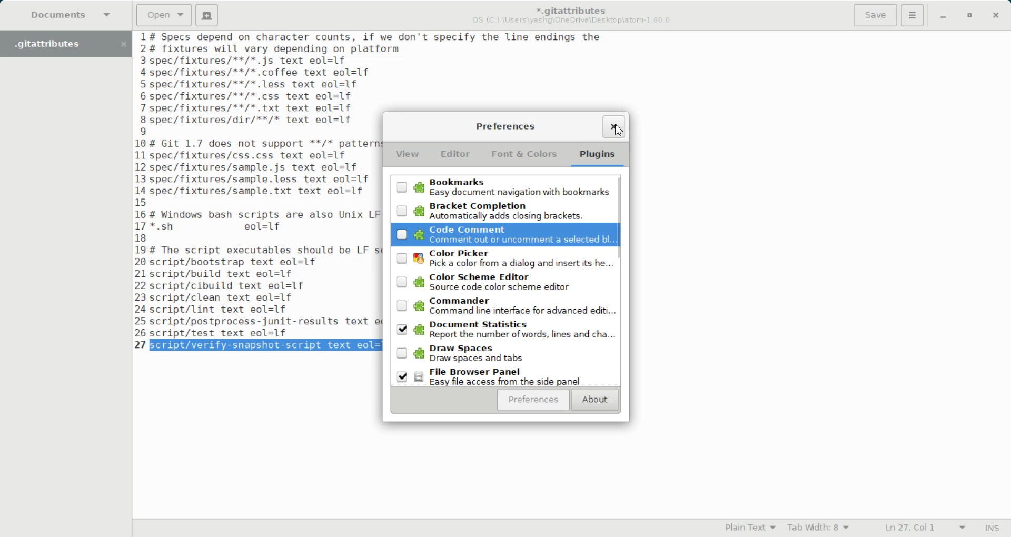 The height and width of the screenshot is (537, 1011). What do you see at coordinates (970, 16) in the screenshot?
I see `Maximize` at bounding box center [970, 16].